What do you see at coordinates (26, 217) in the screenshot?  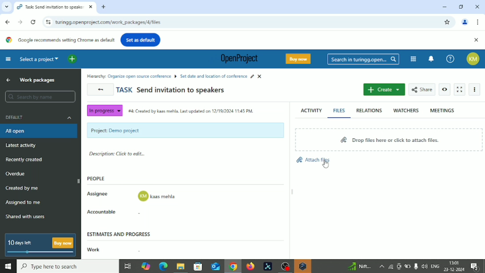 I see `Shared with users` at bounding box center [26, 217].